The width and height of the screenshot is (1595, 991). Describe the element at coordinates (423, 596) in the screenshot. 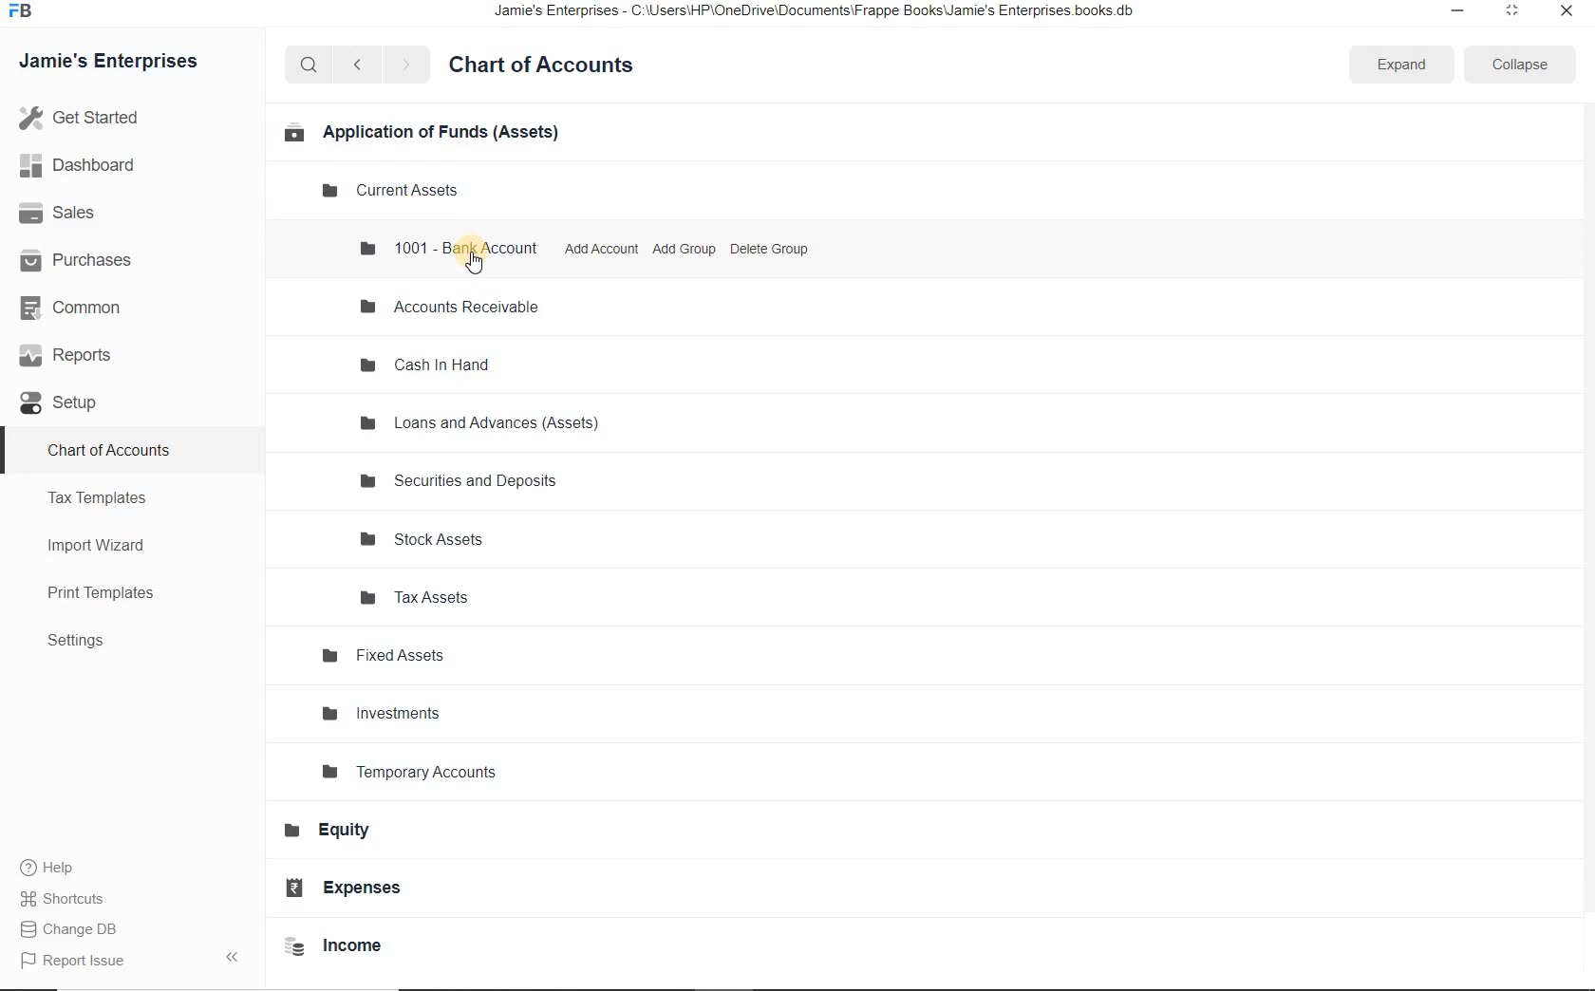

I see `Tax Assets` at that location.